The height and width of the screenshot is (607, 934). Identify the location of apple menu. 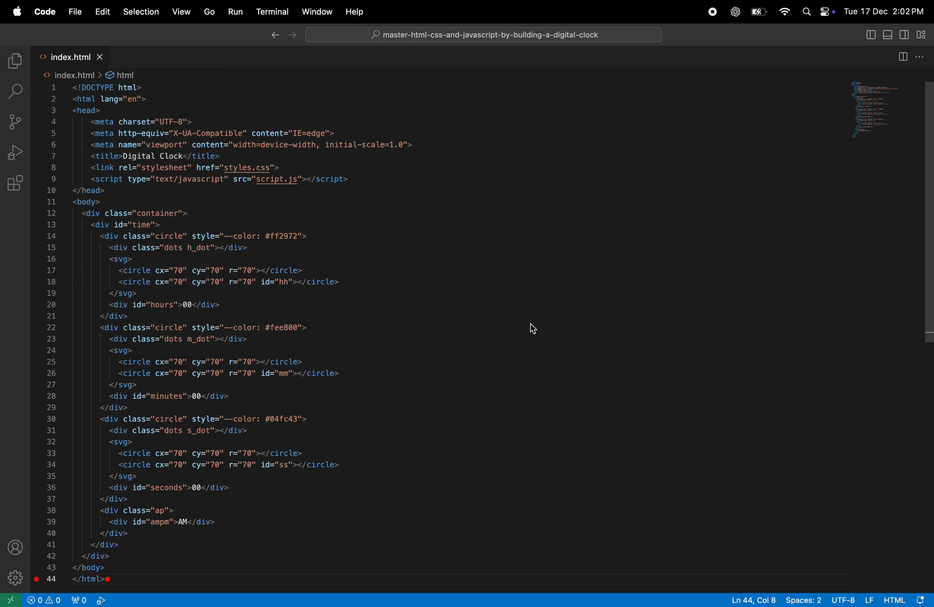
(18, 13).